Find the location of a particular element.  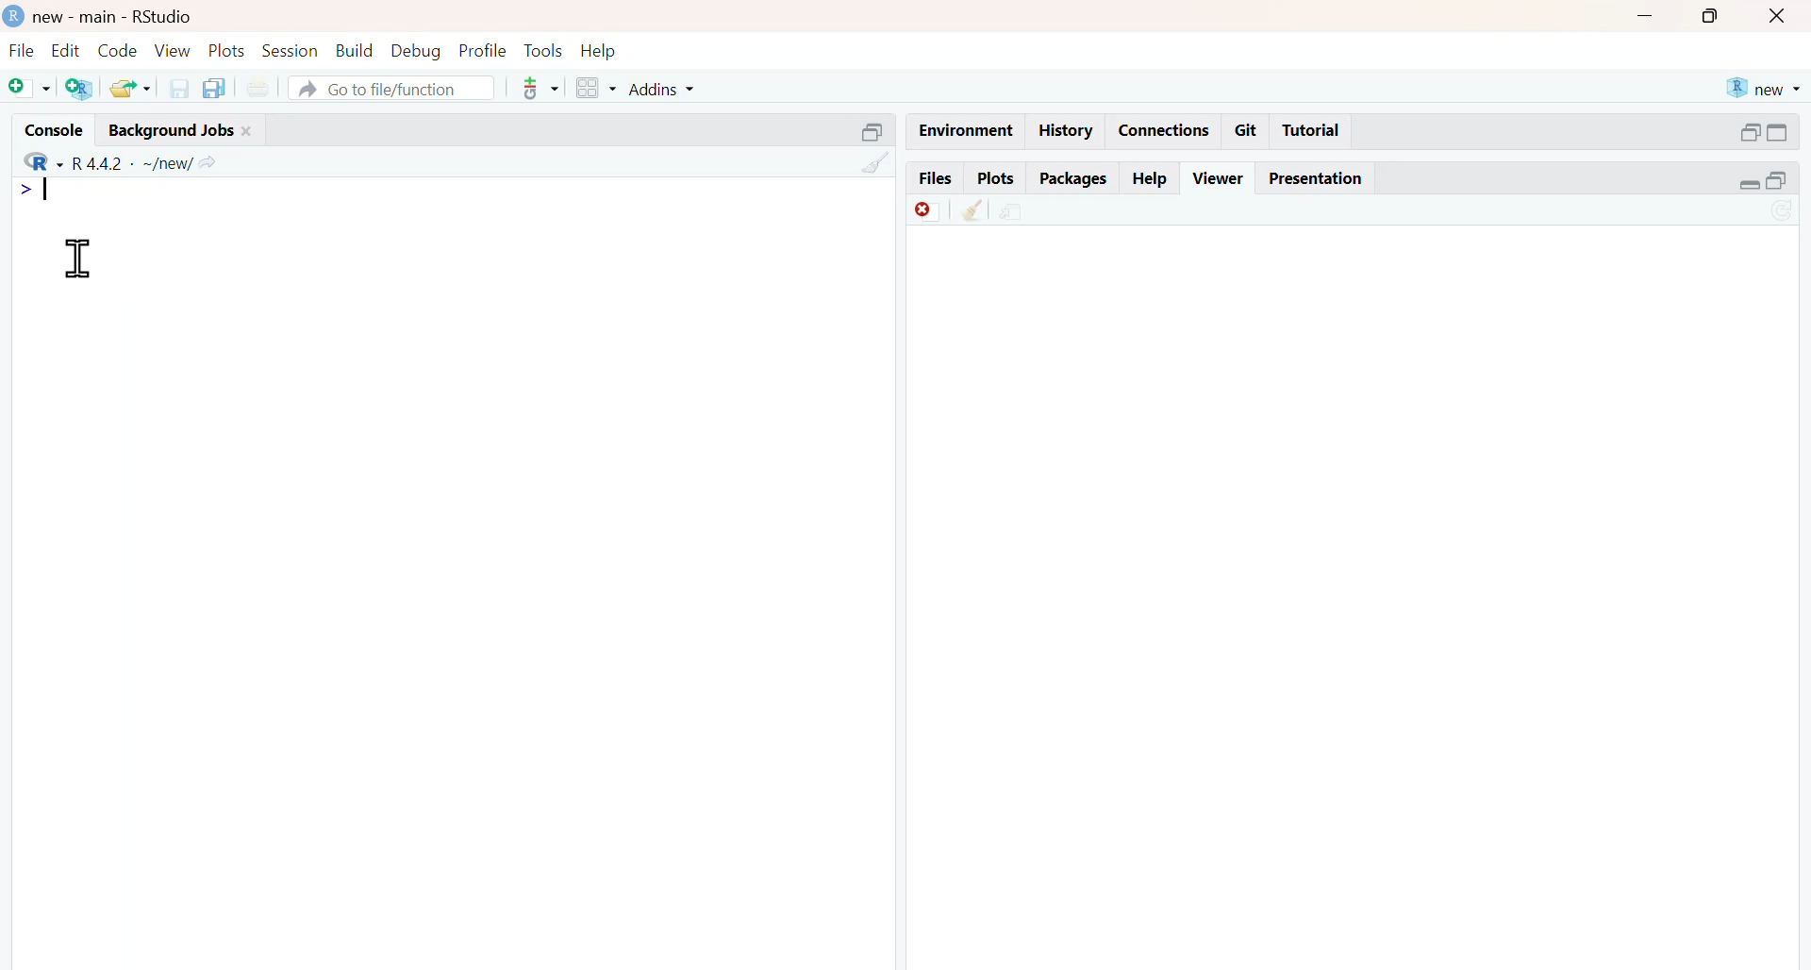

packages is located at coordinates (1075, 180).